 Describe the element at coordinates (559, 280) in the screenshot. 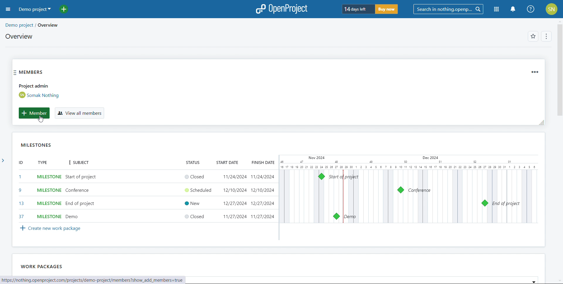

I see `scroll down` at that location.